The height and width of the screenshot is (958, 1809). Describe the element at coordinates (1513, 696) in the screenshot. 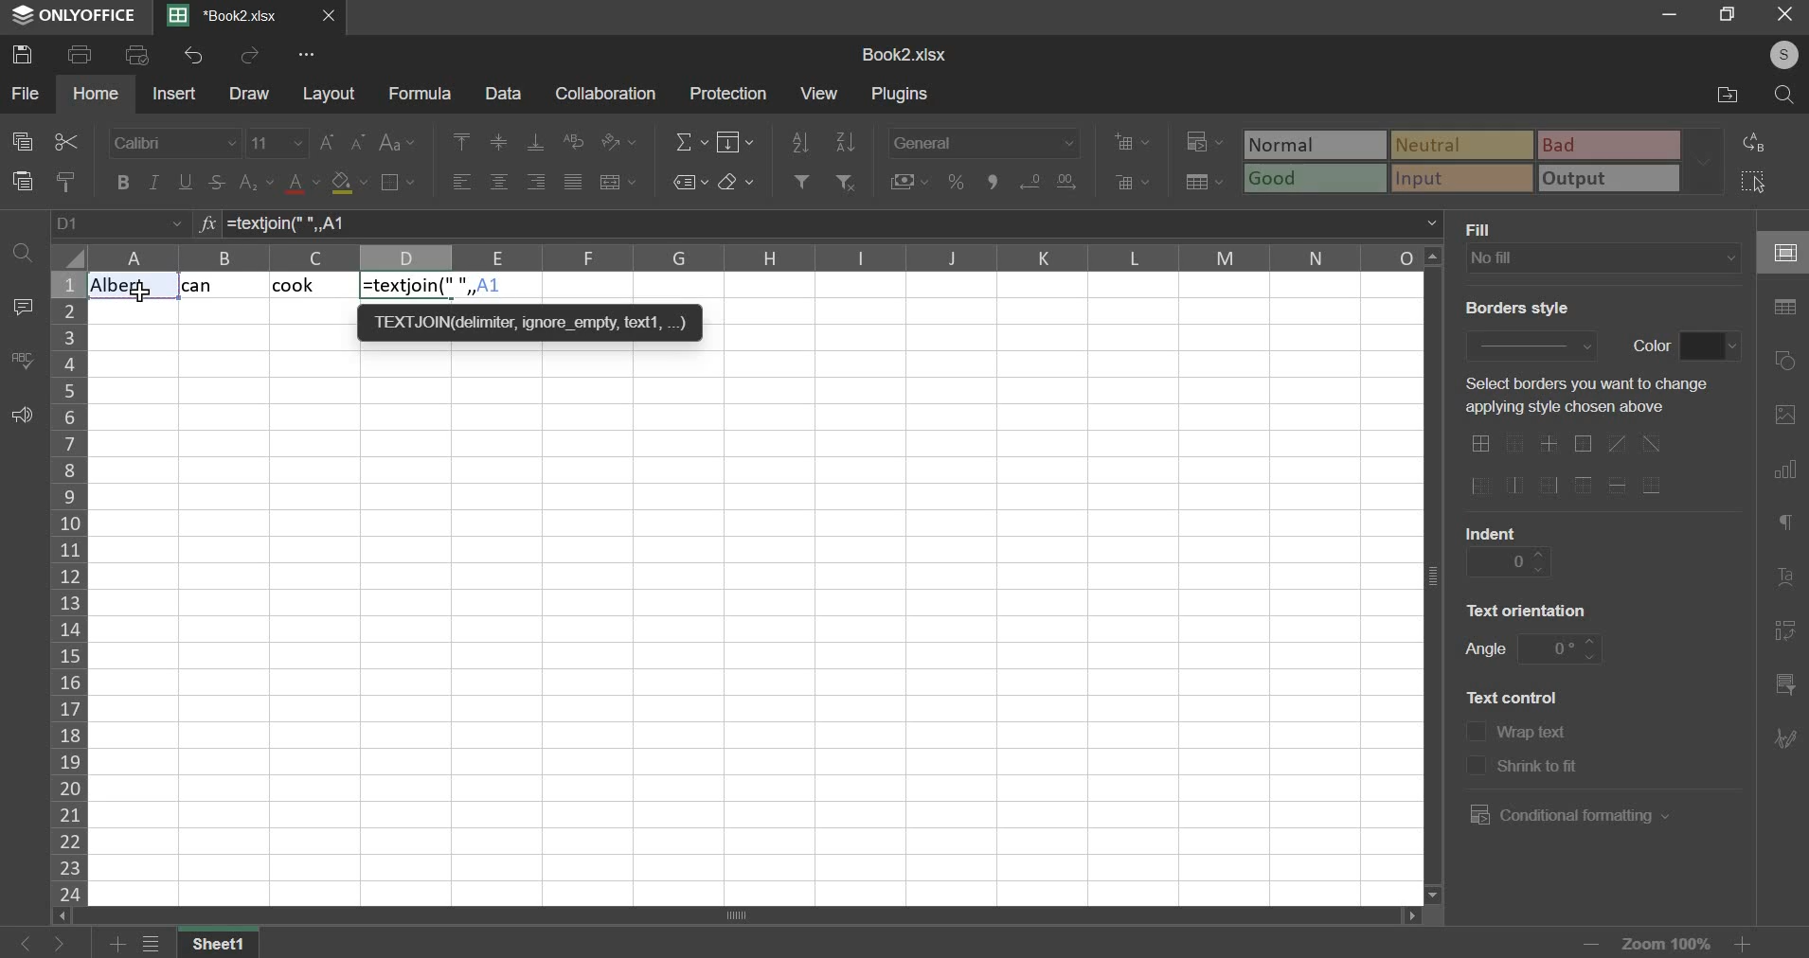

I see `text` at that location.